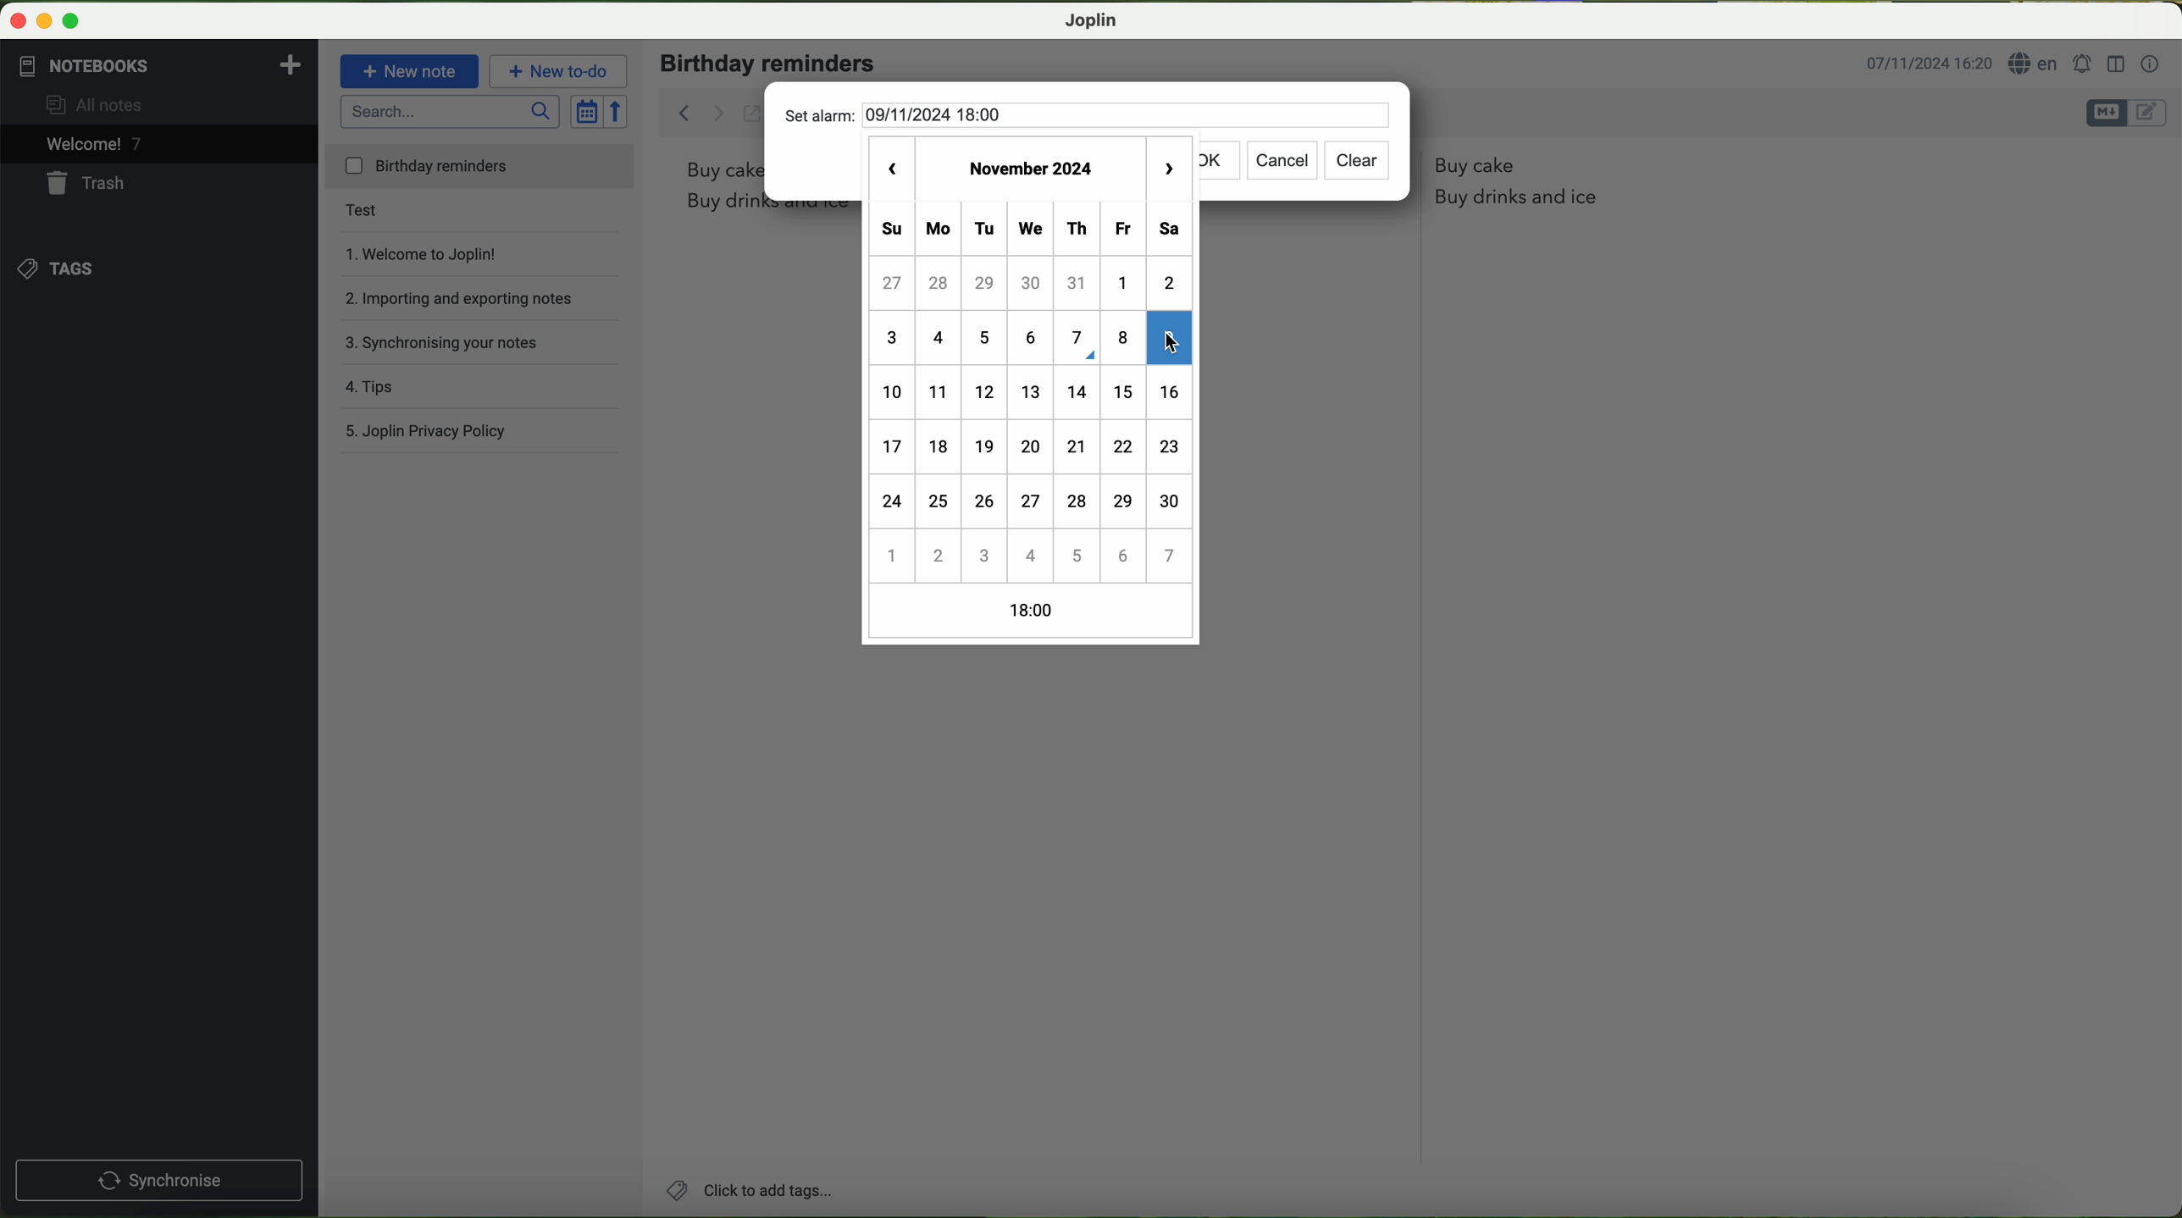  What do you see at coordinates (450, 113) in the screenshot?
I see `search bar` at bounding box center [450, 113].